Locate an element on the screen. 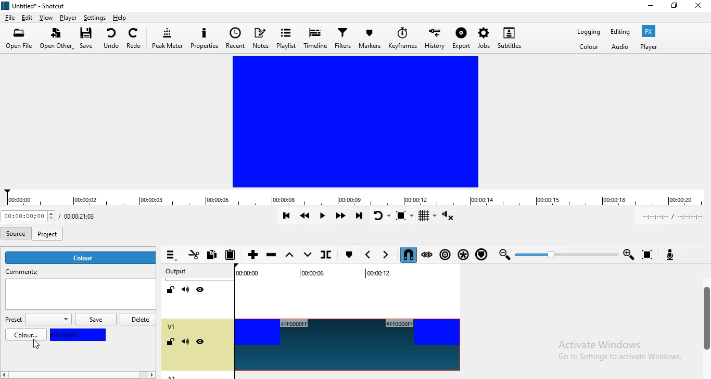 Image resolution: width=711 pixels, height=379 pixels. Hide is located at coordinates (200, 289).